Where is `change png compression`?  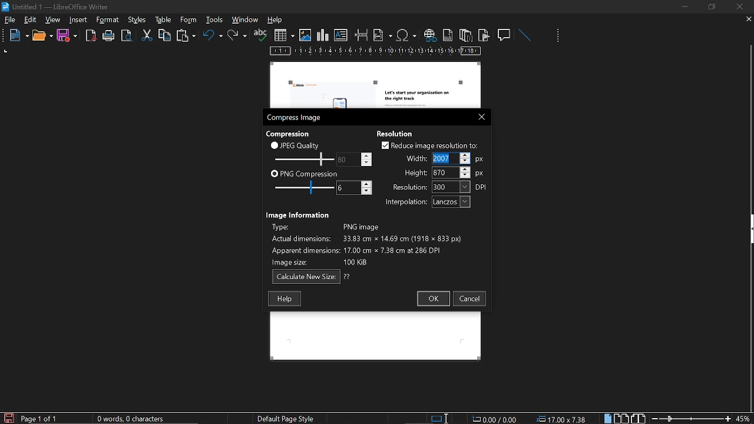 change png compression is located at coordinates (354, 188).